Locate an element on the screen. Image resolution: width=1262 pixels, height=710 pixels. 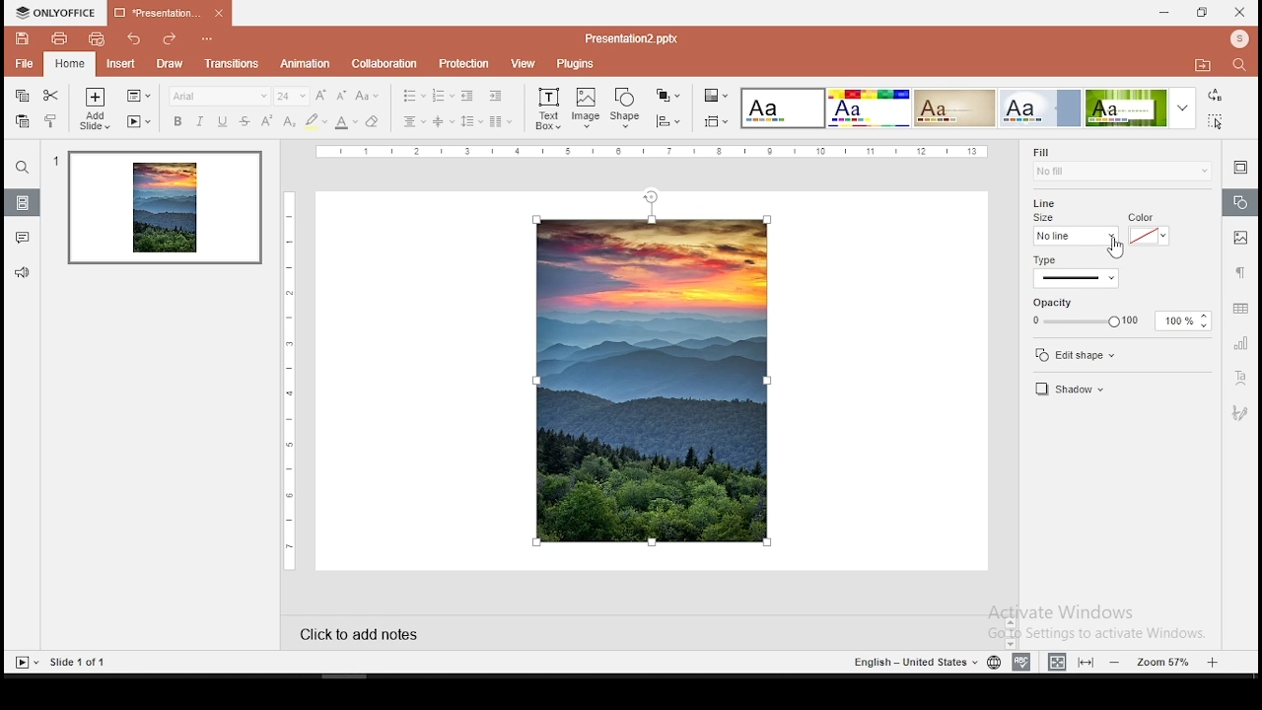
protection is located at coordinates (465, 65).